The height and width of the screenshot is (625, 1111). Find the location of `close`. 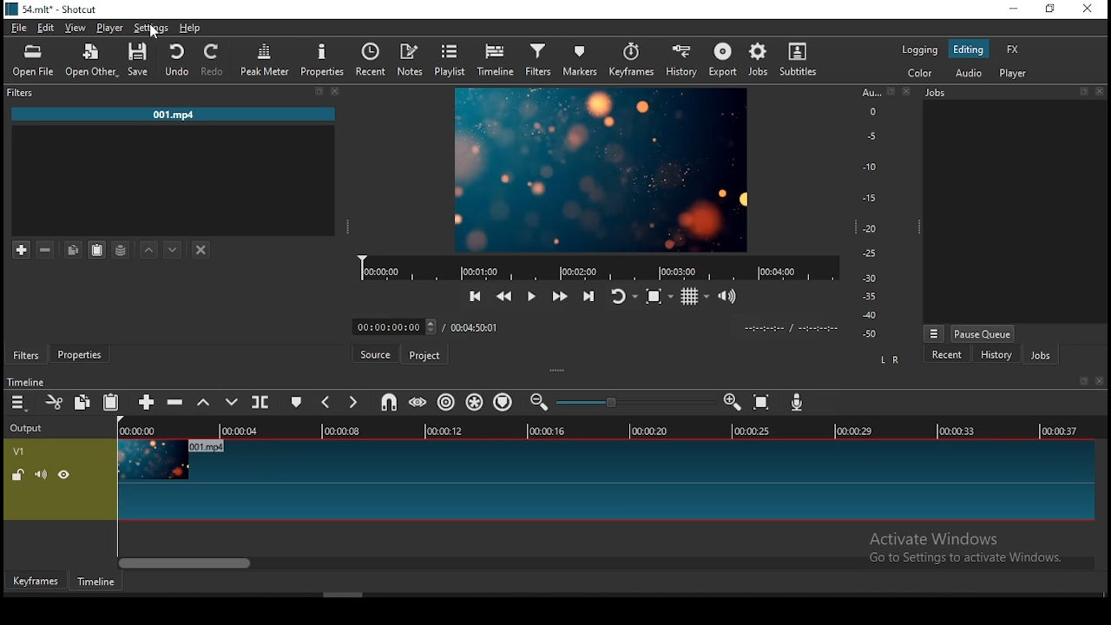

close is located at coordinates (336, 91).